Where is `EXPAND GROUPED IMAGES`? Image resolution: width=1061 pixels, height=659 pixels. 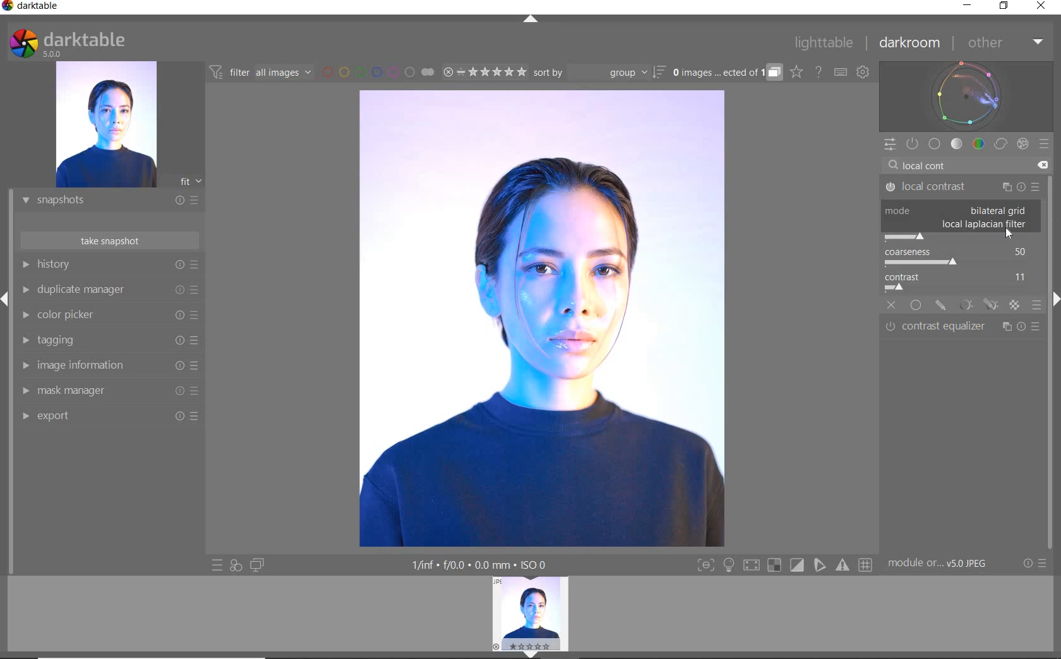 EXPAND GROUPED IMAGES is located at coordinates (727, 73).